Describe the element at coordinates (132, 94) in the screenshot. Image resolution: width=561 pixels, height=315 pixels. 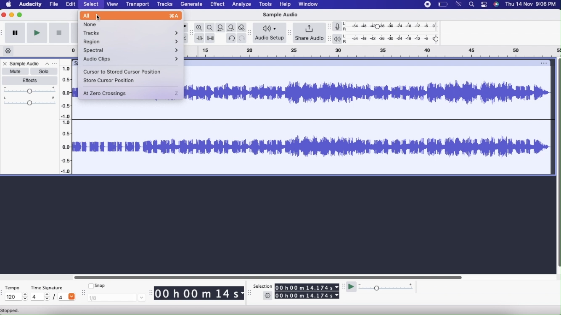
I see `At Zero crossings` at that location.